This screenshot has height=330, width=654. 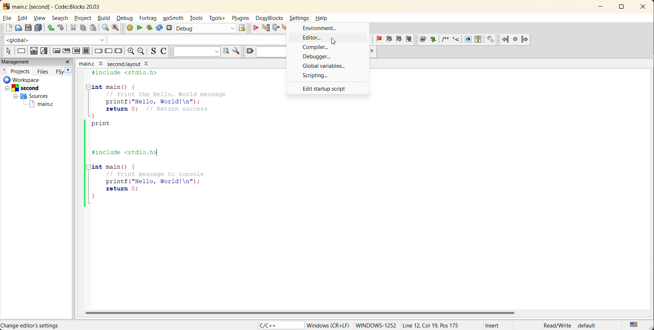 I want to click on search, so click(x=271, y=52).